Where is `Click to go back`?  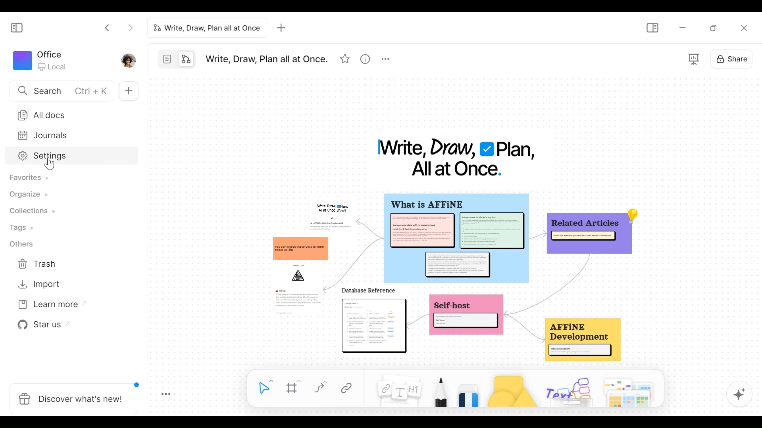 Click to go back is located at coordinates (107, 28).